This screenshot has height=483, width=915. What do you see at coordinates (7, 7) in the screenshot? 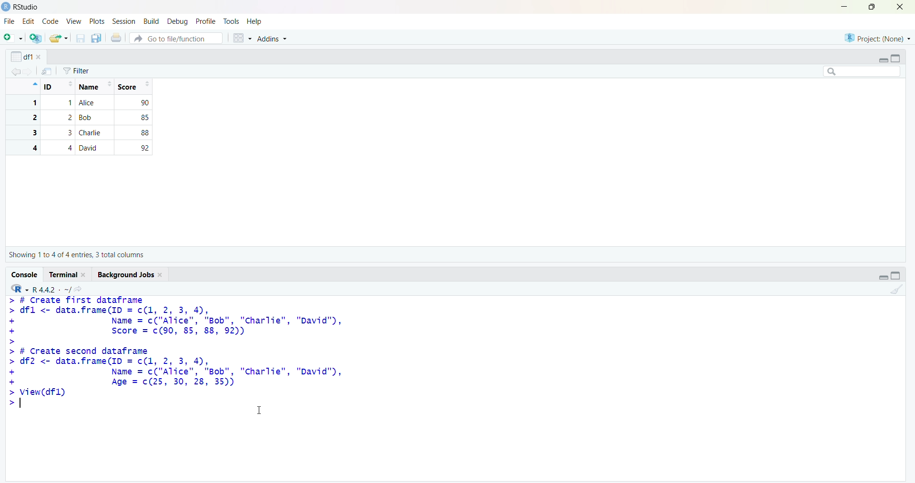
I see `logo` at bounding box center [7, 7].